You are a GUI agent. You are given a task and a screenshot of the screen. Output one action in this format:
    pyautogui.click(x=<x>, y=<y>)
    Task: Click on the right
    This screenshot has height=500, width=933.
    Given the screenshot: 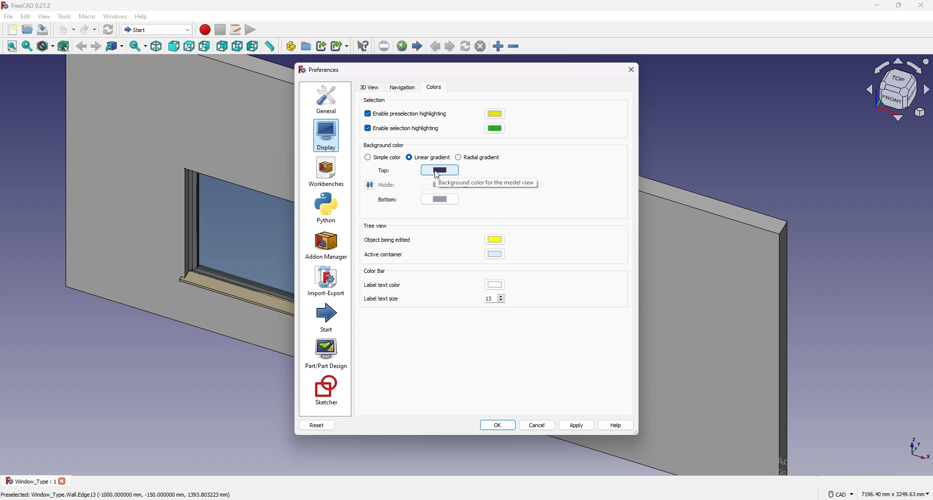 What is the action you would take?
    pyautogui.click(x=205, y=46)
    